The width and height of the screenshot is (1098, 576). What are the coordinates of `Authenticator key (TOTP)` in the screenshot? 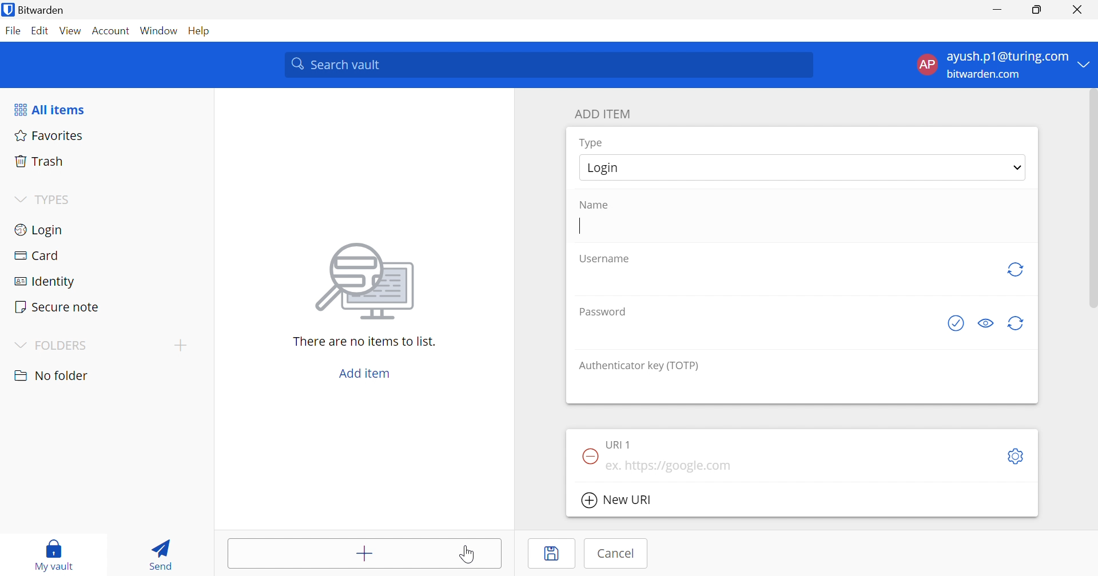 It's located at (639, 367).